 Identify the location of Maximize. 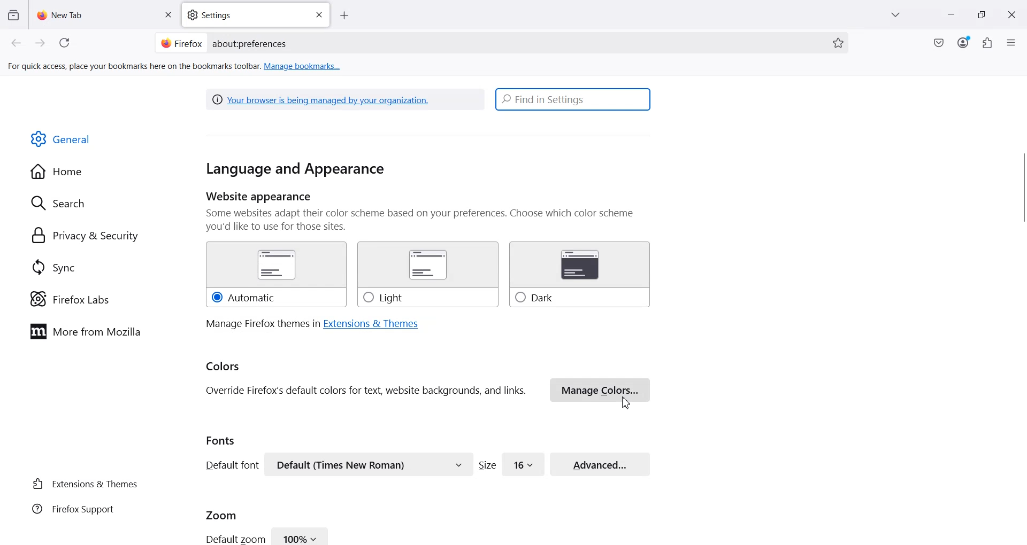
(982, 15).